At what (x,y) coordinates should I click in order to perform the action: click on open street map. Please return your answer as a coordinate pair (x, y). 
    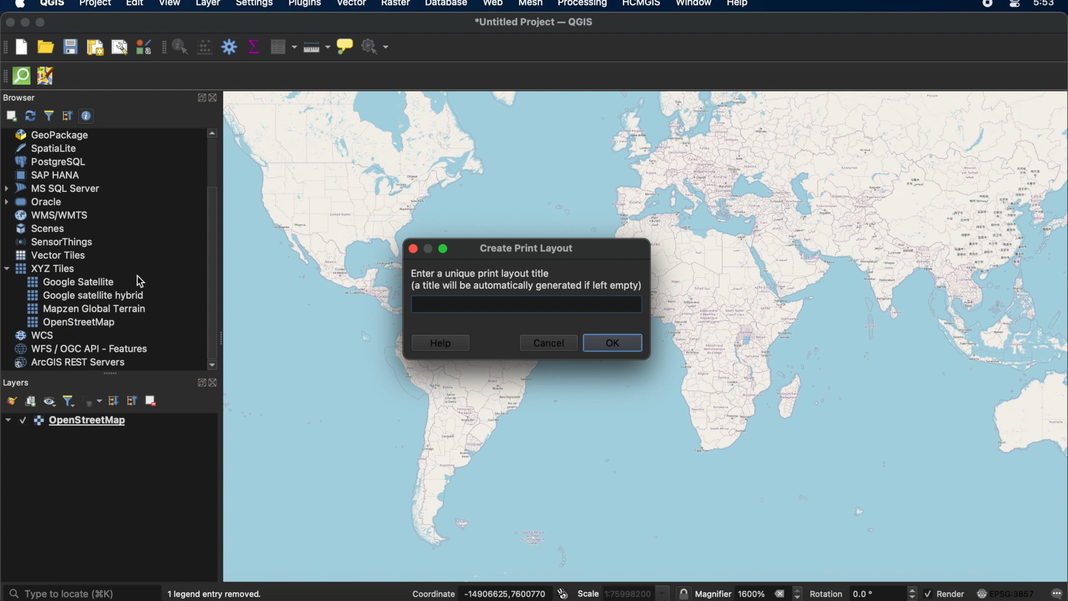
    Looking at the image, I should click on (87, 321).